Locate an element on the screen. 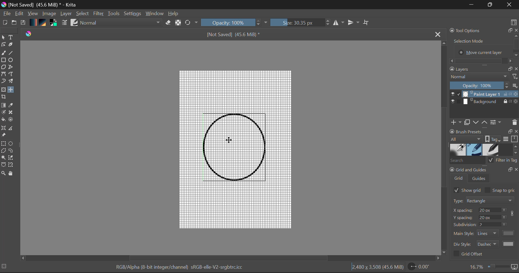 The height and width of the screenshot is (273, 519). Enclose and Fill is located at coordinates (12, 121).